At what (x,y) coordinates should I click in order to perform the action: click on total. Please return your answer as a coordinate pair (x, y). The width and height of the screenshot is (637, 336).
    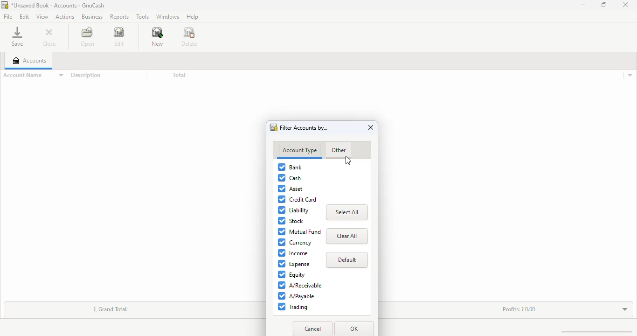
    Looking at the image, I should click on (179, 75).